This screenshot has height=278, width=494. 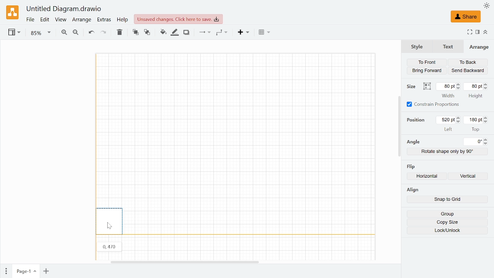 What do you see at coordinates (474, 86) in the screenshot?
I see `Current height` at bounding box center [474, 86].